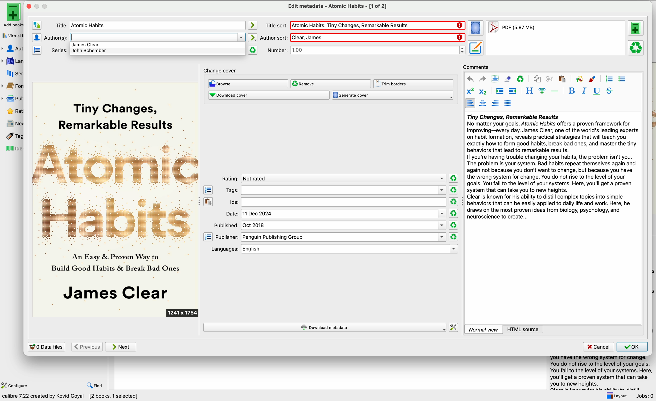 The width and height of the screenshot is (656, 401). What do you see at coordinates (16, 385) in the screenshot?
I see `configure` at bounding box center [16, 385].